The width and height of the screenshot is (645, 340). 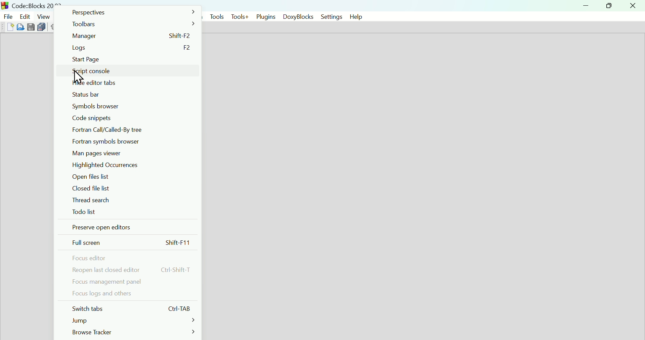 What do you see at coordinates (215, 16) in the screenshot?
I see `Tools` at bounding box center [215, 16].